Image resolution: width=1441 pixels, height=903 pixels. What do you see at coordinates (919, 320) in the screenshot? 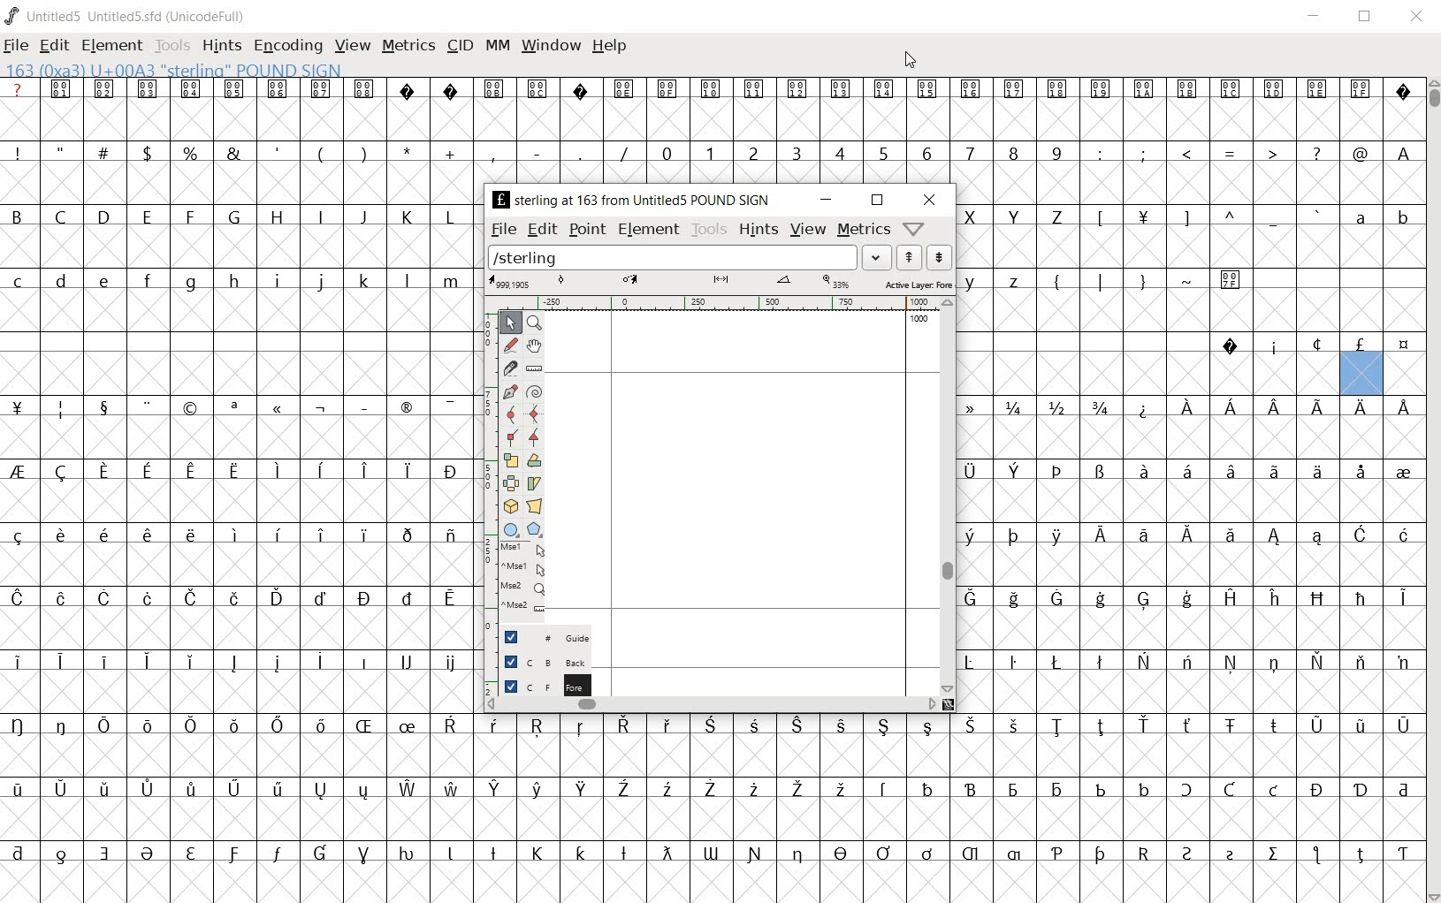
I see `1000` at bounding box center [919, 320].